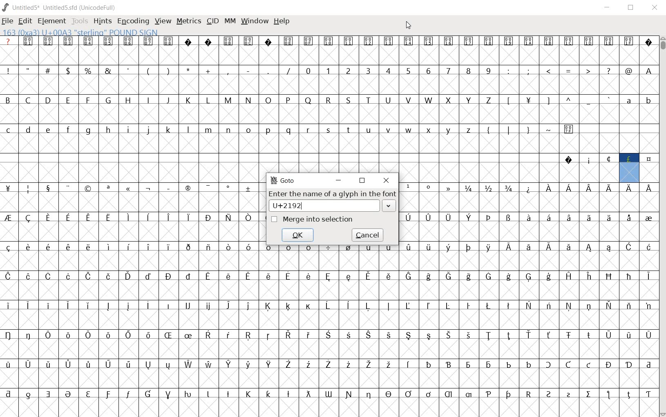 Image resolution: width=666 pixels, height=417 pixels. What do you see at coordinates (188, 21) in the screenshot?
I see `METRICS` at bounding box center [188, 21].